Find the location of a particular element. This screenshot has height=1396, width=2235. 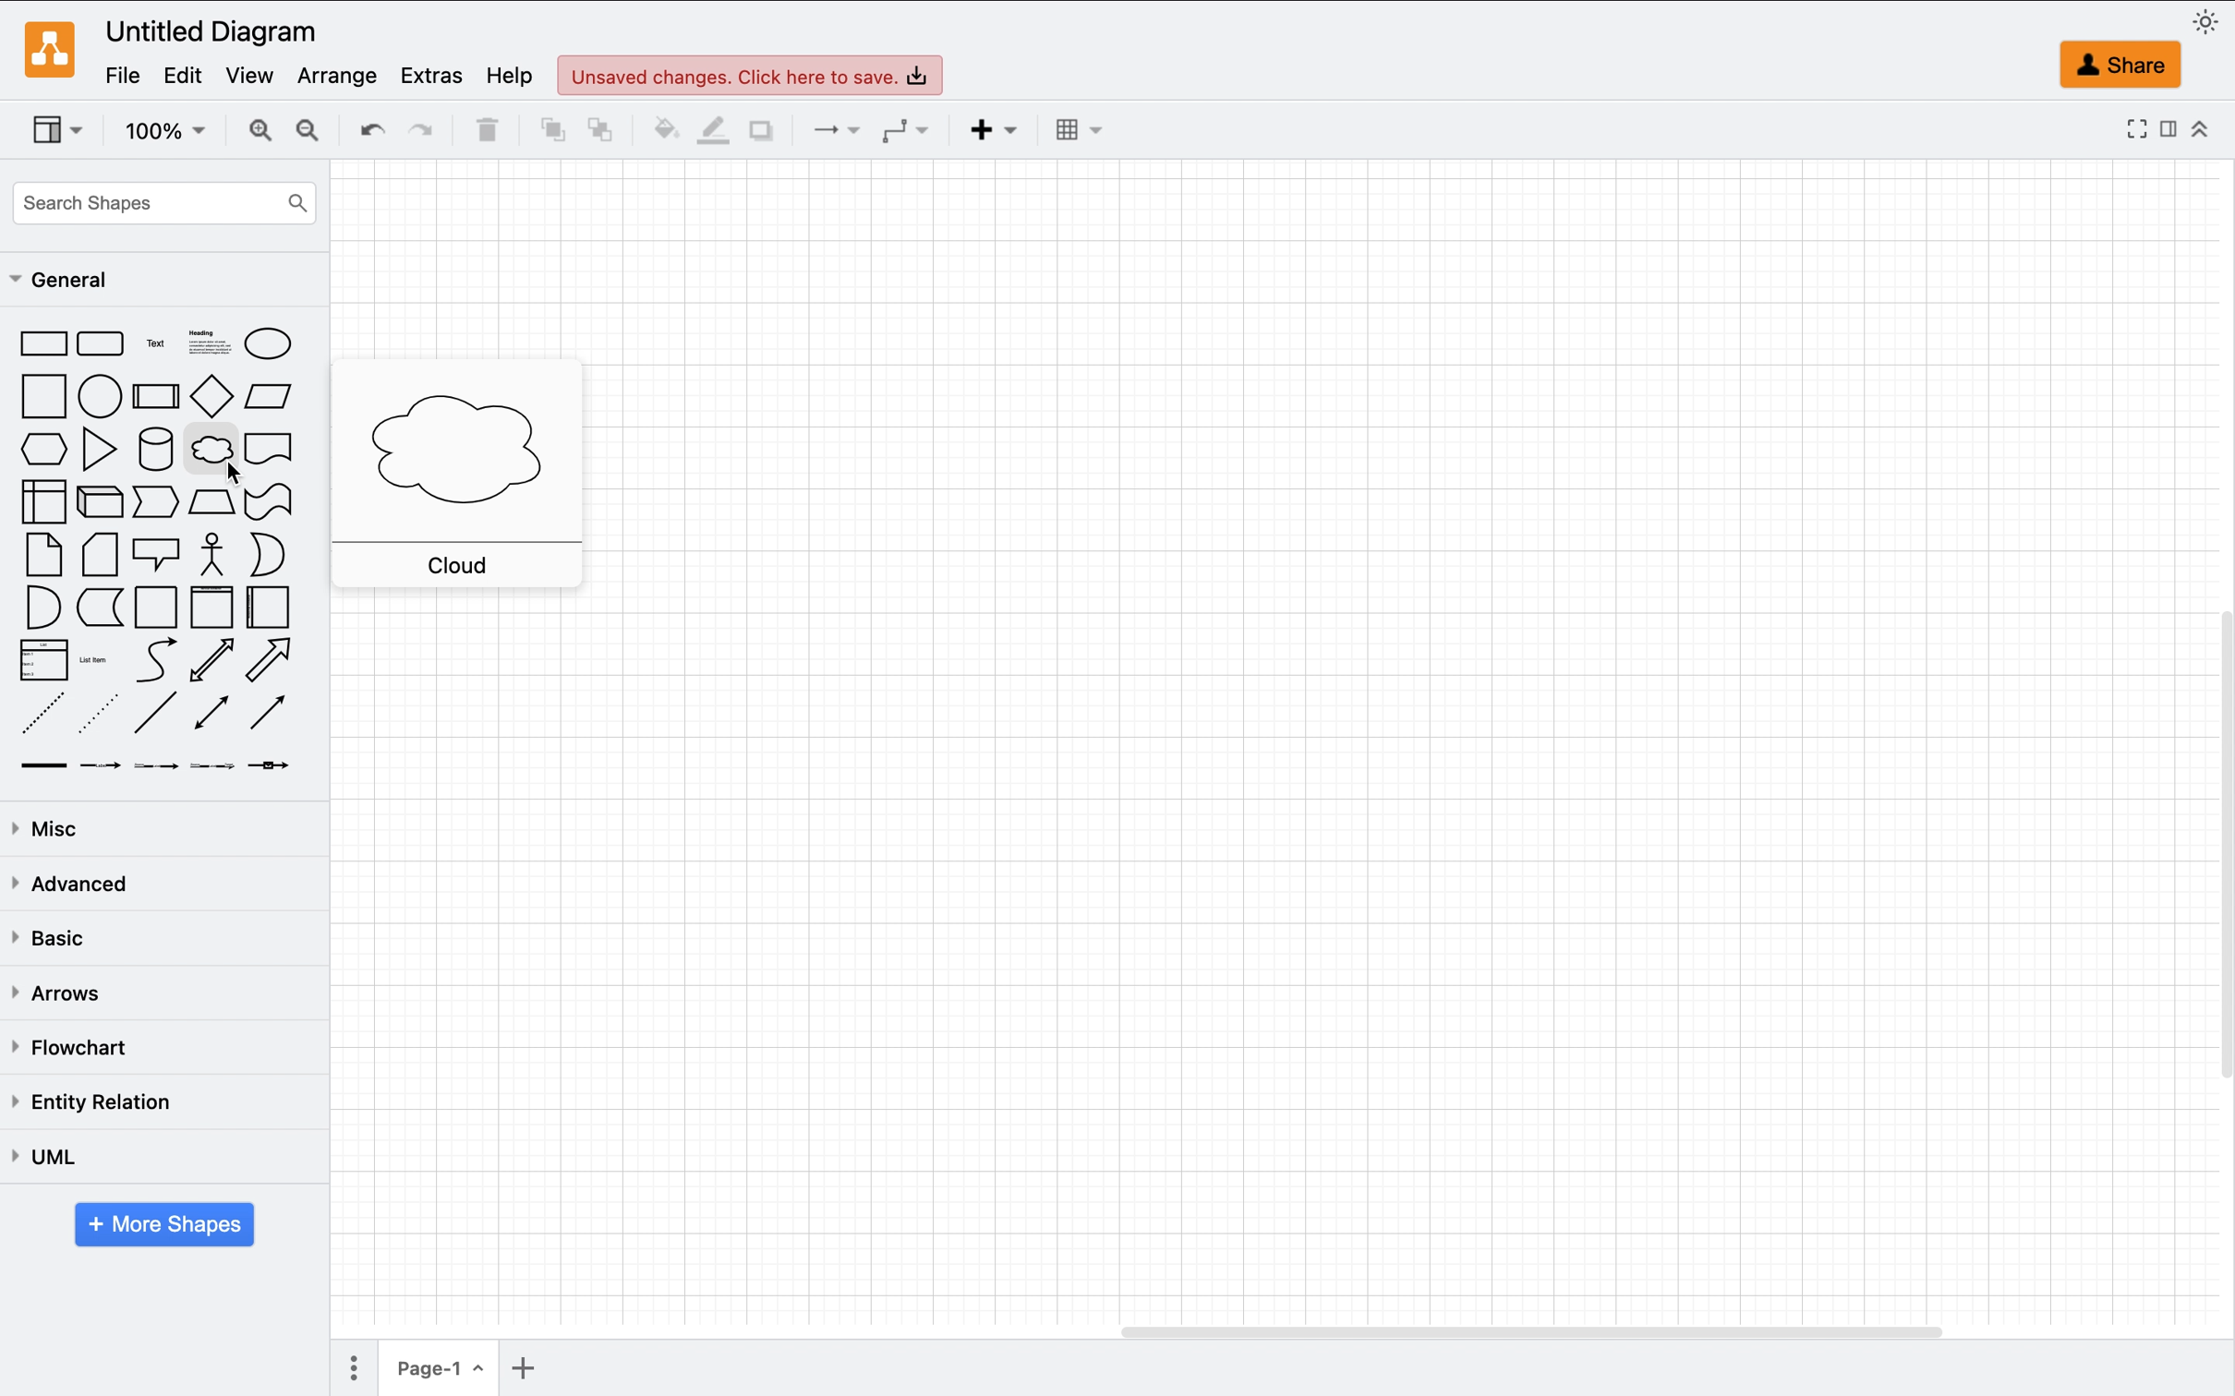

view is located at coordinates (257, 76).